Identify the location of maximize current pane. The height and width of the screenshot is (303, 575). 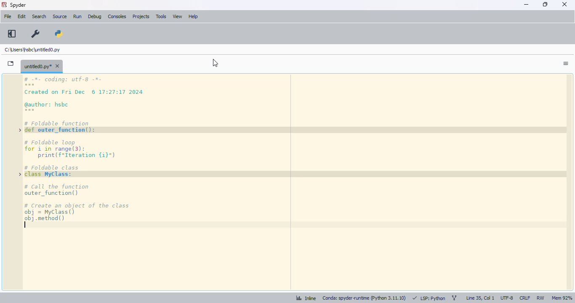
(12, 34).